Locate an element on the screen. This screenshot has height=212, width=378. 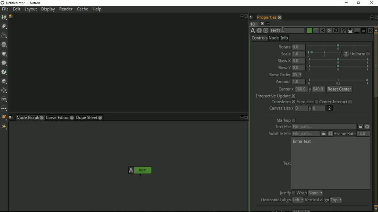
selection bar is located at coordinates (339, 68).